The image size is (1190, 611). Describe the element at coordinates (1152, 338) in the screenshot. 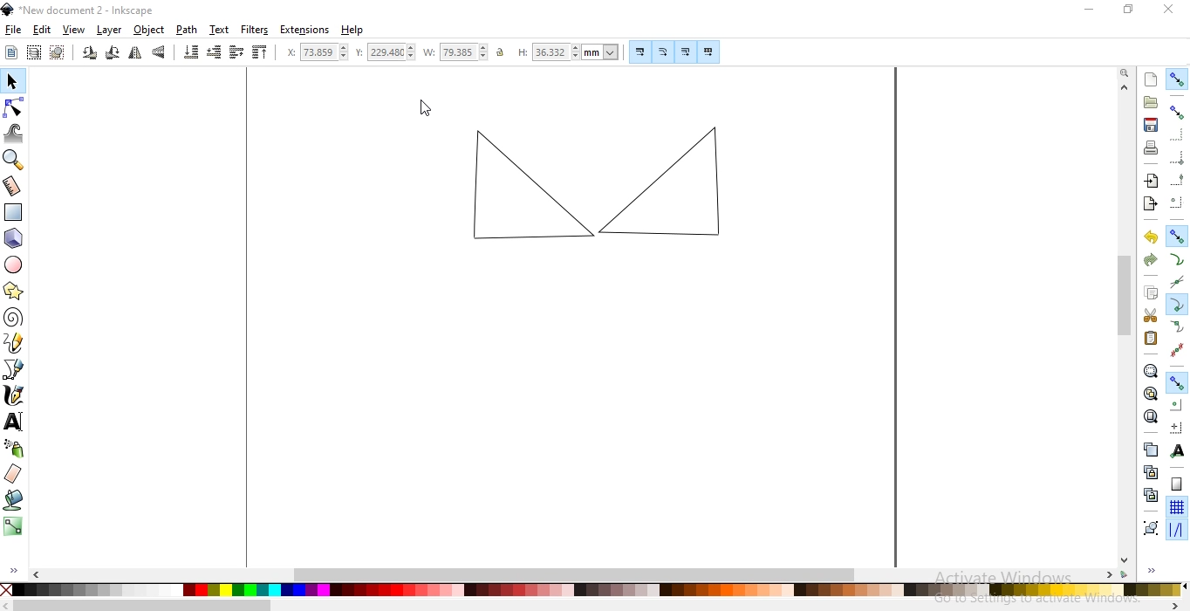

I see `paste` at that location.